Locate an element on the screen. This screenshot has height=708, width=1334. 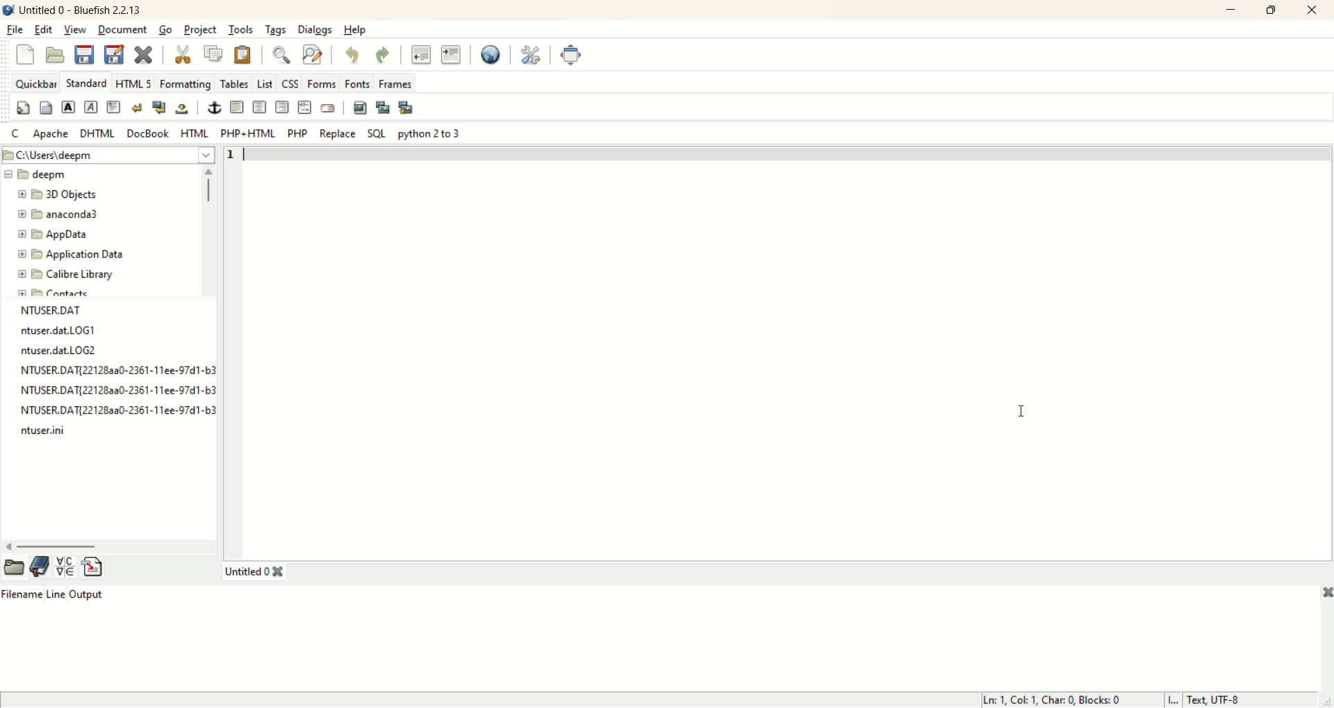
contacts is located at coordinates (60, 294).